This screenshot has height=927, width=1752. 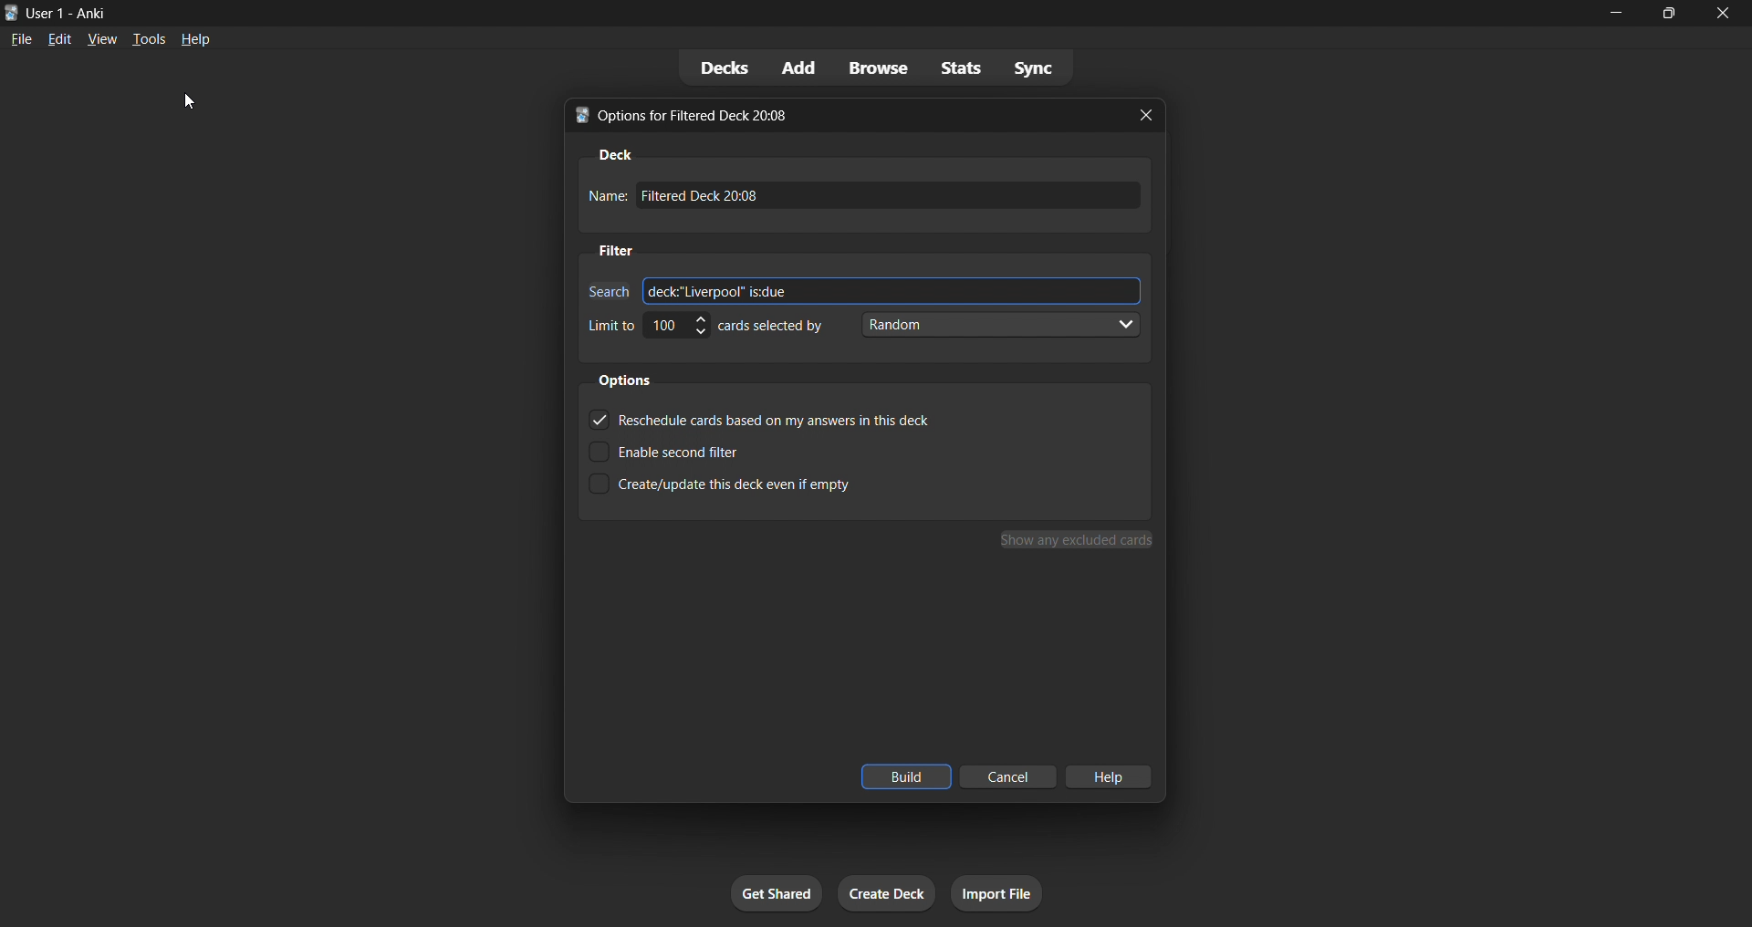 I want to click on help, so click(x=197, y=41).